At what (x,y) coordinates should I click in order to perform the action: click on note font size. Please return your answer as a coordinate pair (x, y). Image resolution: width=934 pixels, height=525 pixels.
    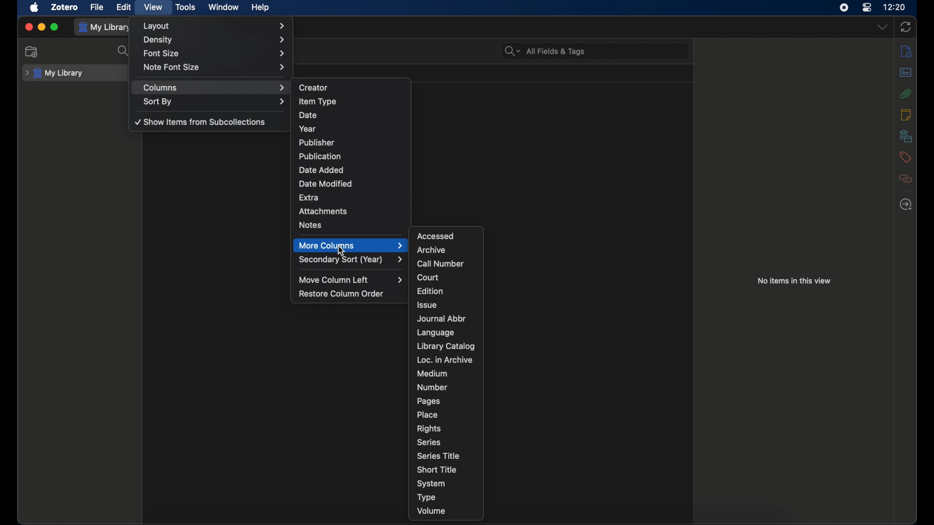
    Looking at the image, I should click on (215, 67).